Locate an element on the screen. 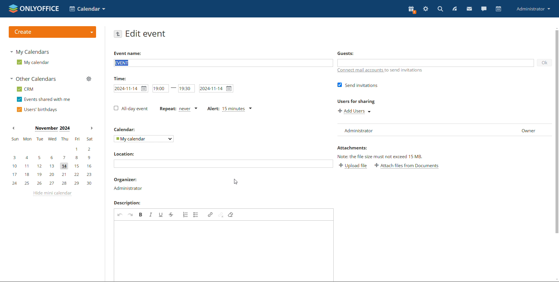 Image resolution: width=559 pixels, height=282 pixels. users' birthdays is located at coordinates (36, 110).